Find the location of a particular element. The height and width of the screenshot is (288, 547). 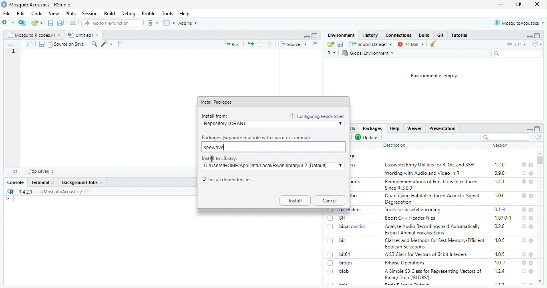

close is located at coordinates (60, 35).